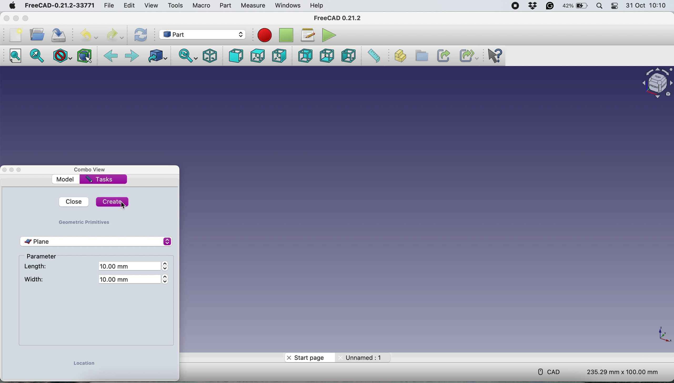 The width and height of the screenshot is (674, 383). Describe the element at coordinates (35, 280) in the screenshot. I see `width` at that location.